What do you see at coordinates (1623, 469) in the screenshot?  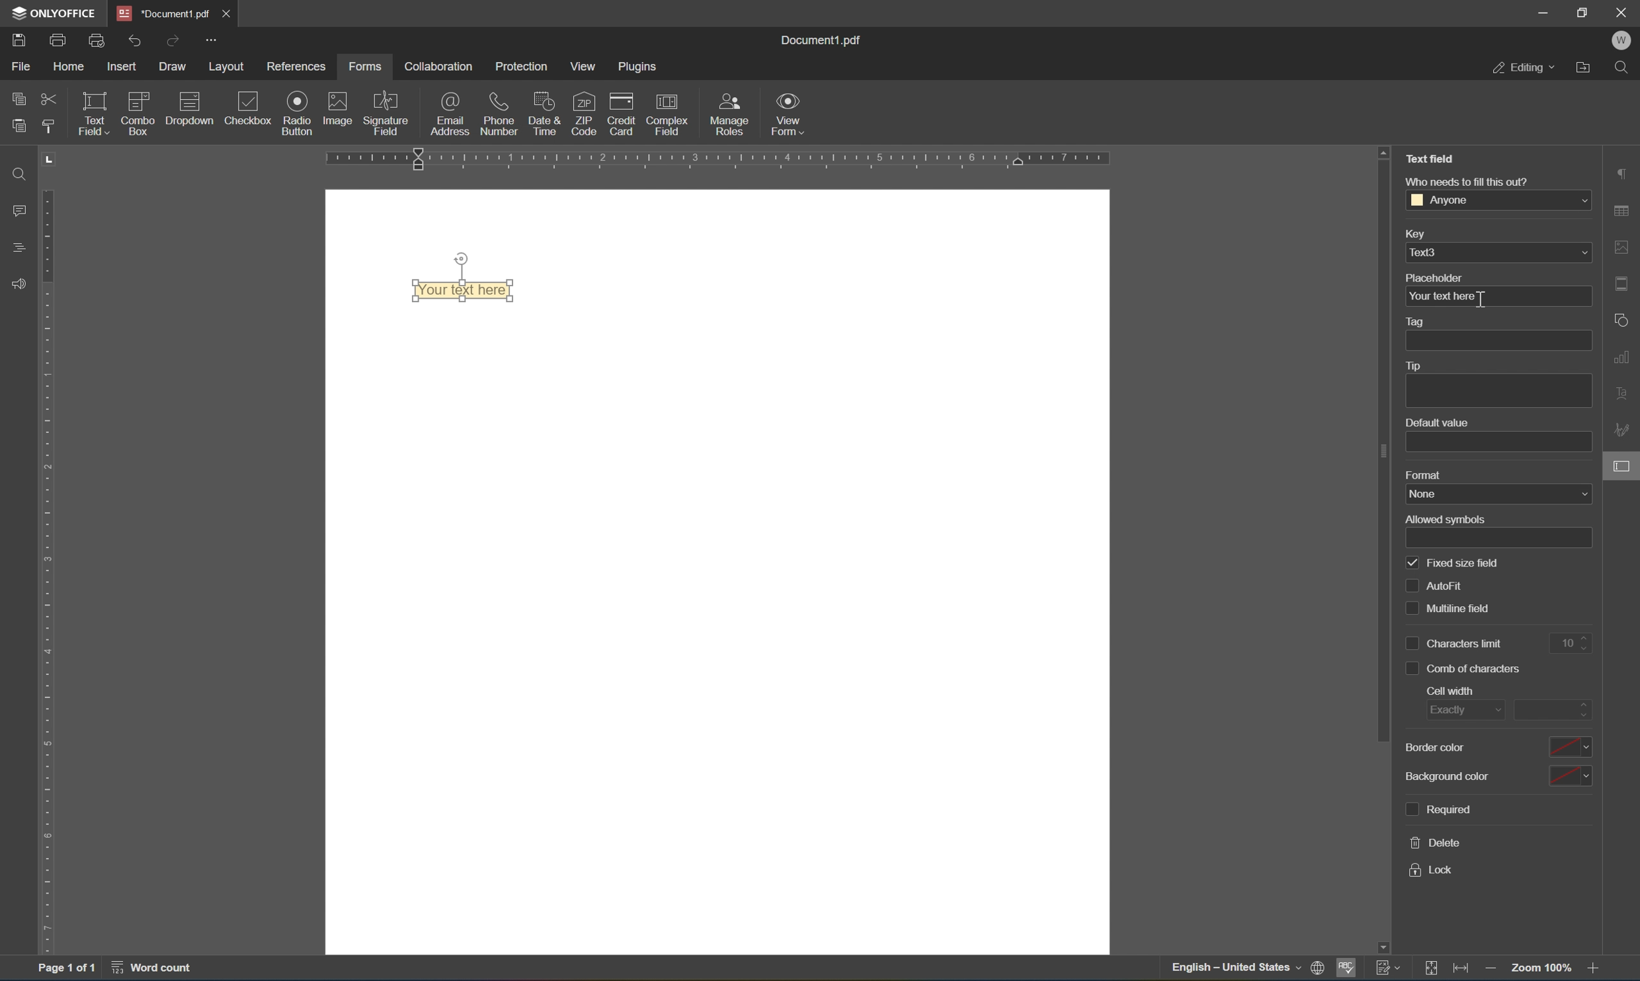 I see `cursor` at bounding box center [1623, 469].